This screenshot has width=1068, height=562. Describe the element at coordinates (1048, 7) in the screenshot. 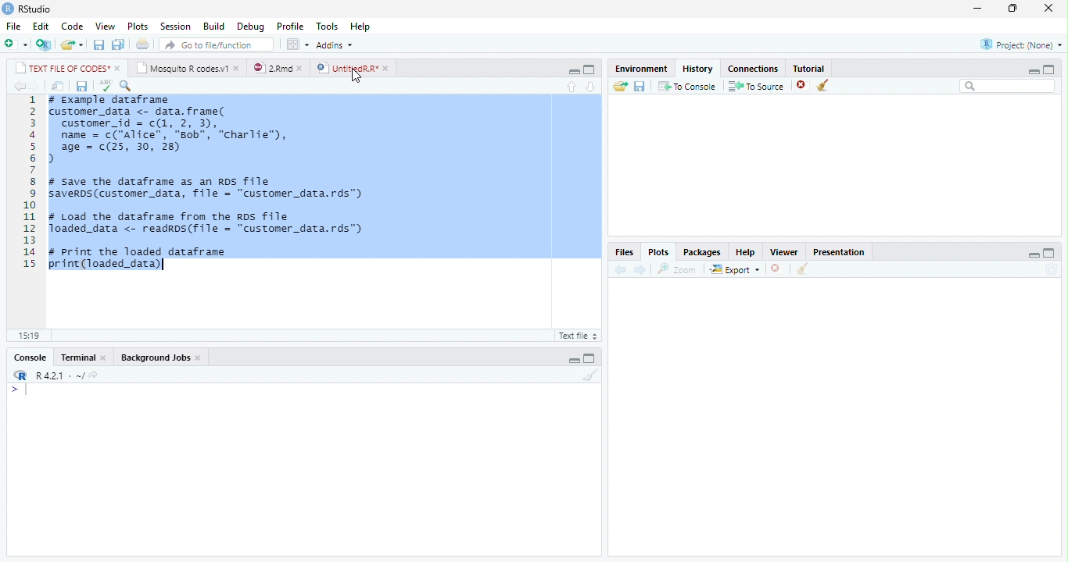

I see `close` at that location.